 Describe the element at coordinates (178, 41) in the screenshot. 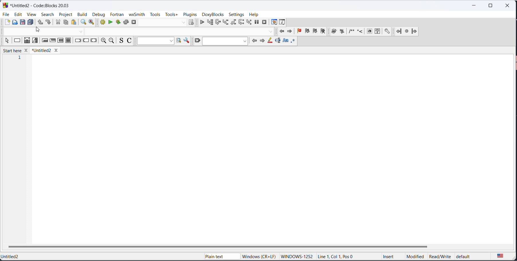

I see `run search` at that location.